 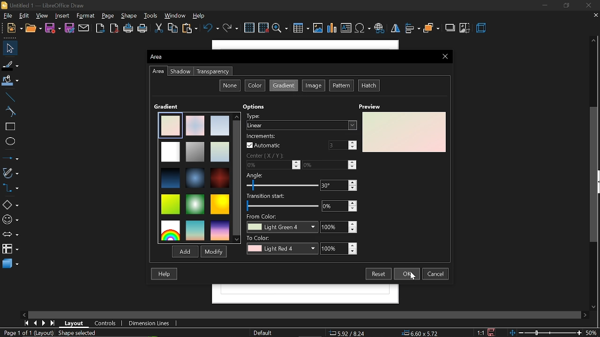 I want to click on help, so click(x=202, y=16).